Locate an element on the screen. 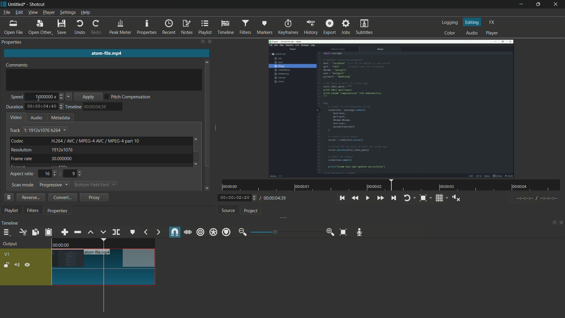  lift is located at coordinates (92, 233).